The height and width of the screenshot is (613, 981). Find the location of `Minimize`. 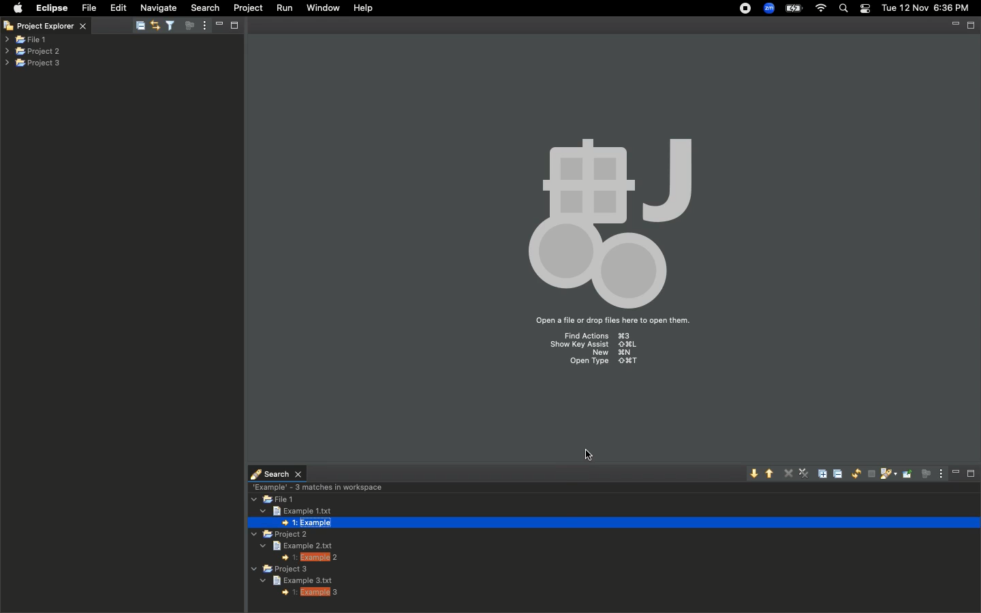

Minimize is located at coordinates (956, 473).